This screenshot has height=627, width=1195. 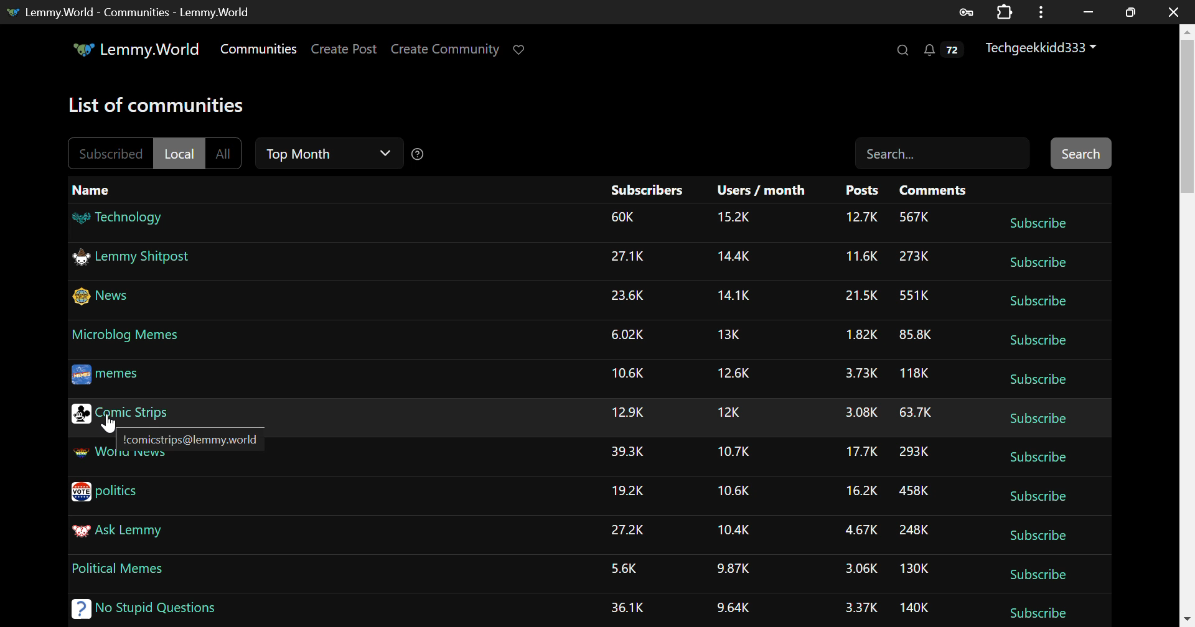 I want to click on Subscribe, so click(x=1041, y=574).